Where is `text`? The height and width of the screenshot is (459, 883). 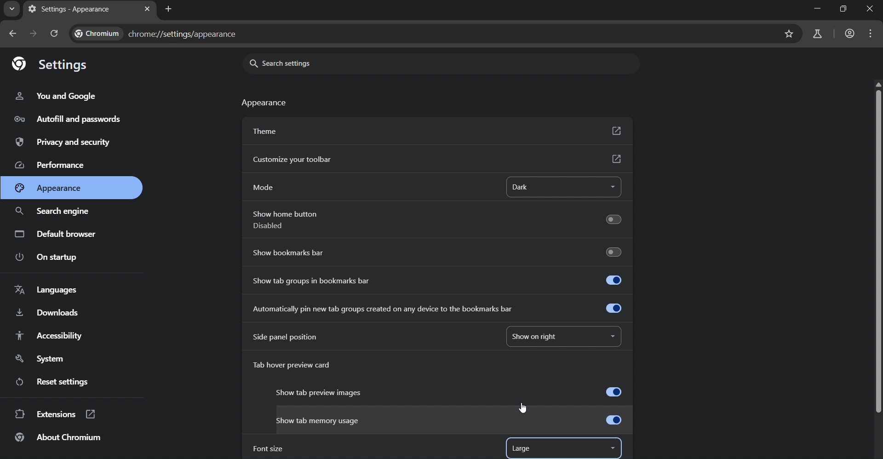
text is located at coordinates (266, 104).